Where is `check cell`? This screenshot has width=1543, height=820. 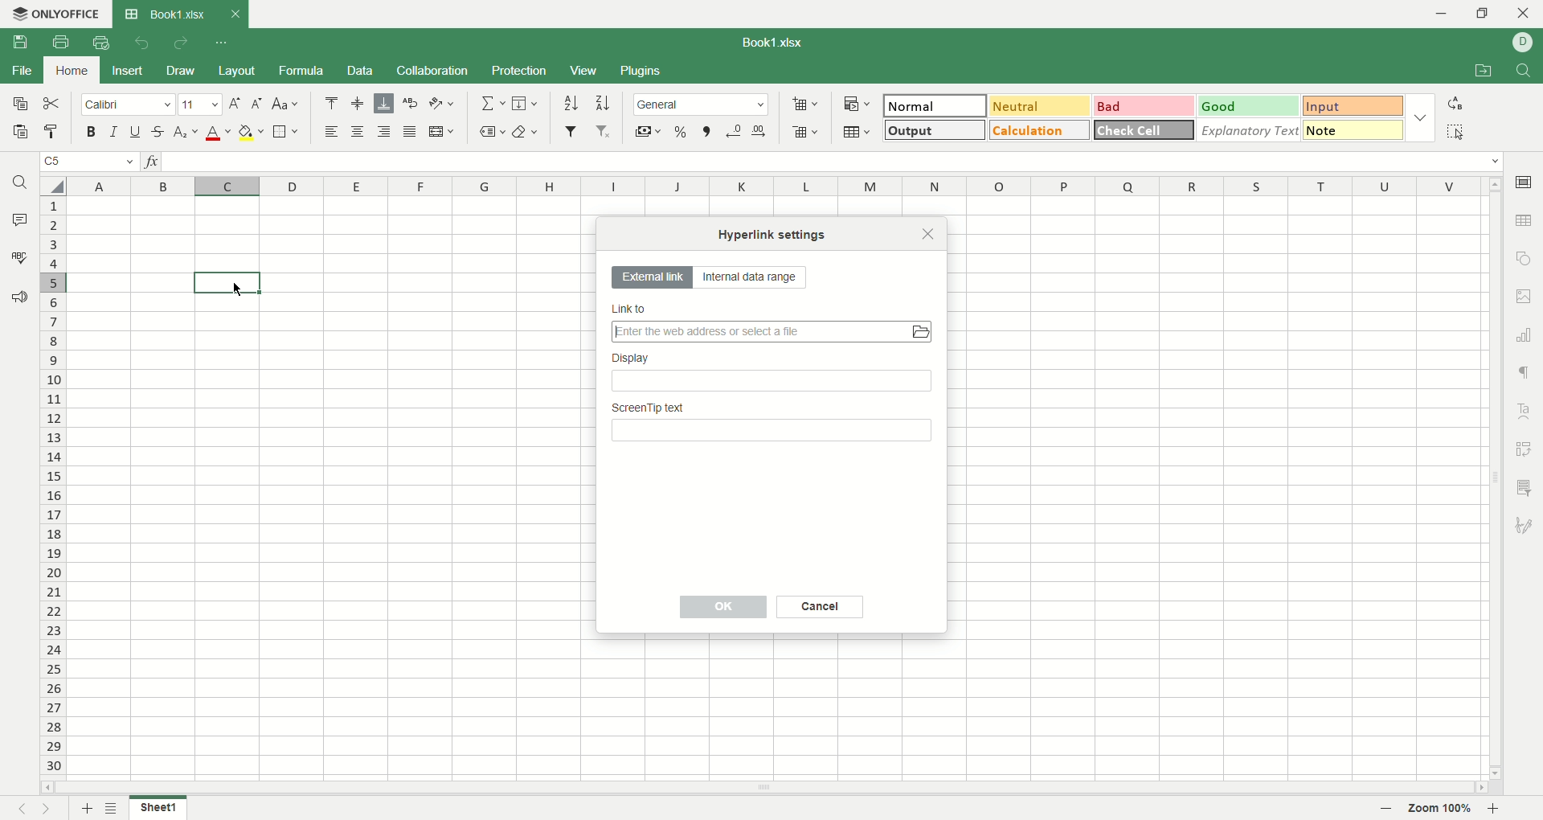 check cell is located at coordinates (1145, 129).